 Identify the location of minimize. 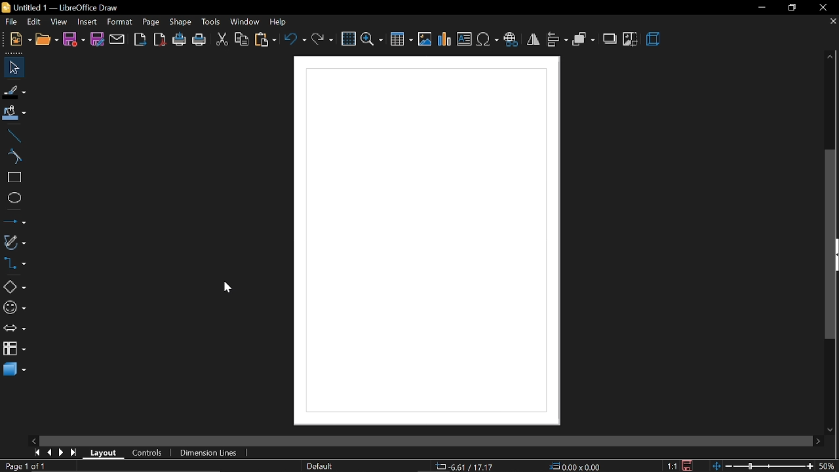
(761, 8).